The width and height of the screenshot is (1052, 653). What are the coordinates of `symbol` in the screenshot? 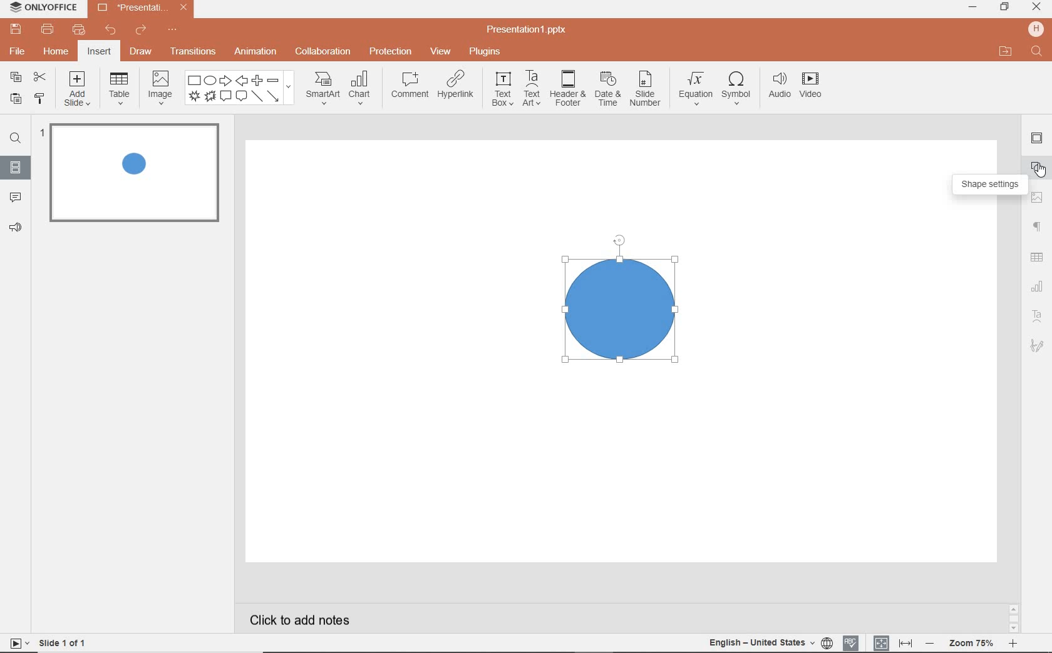 It's located at (736, 89).